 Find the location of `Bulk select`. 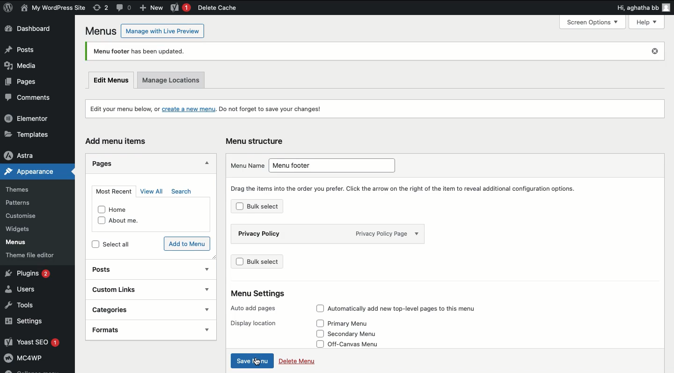

Bulk select is located at coordinates (274, 263).